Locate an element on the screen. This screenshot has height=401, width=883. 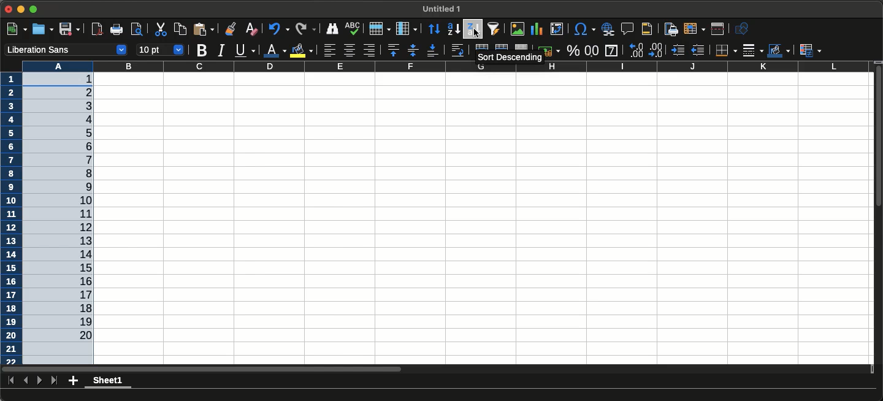
New is located at coordinates (17, 29).